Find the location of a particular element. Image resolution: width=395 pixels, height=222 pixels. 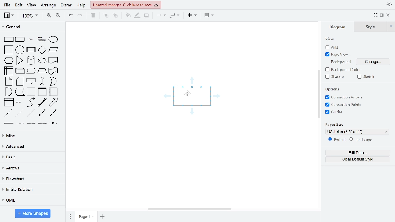

container is located at coordinates (31, 92).